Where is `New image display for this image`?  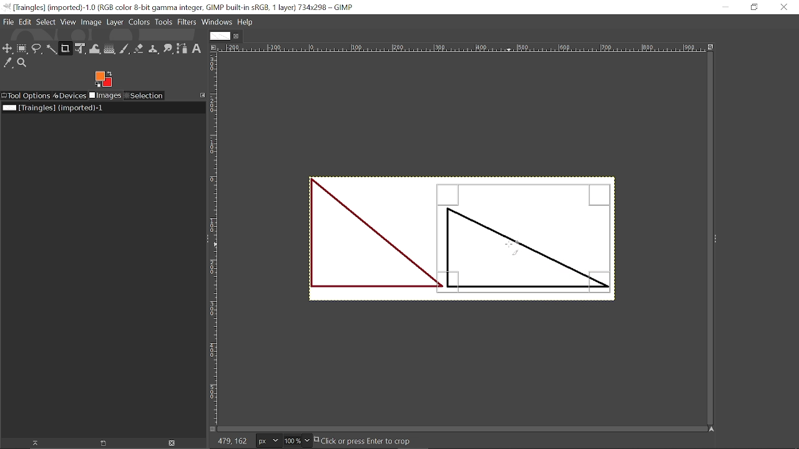 New image display for this image is located at coordinates (104, 443).